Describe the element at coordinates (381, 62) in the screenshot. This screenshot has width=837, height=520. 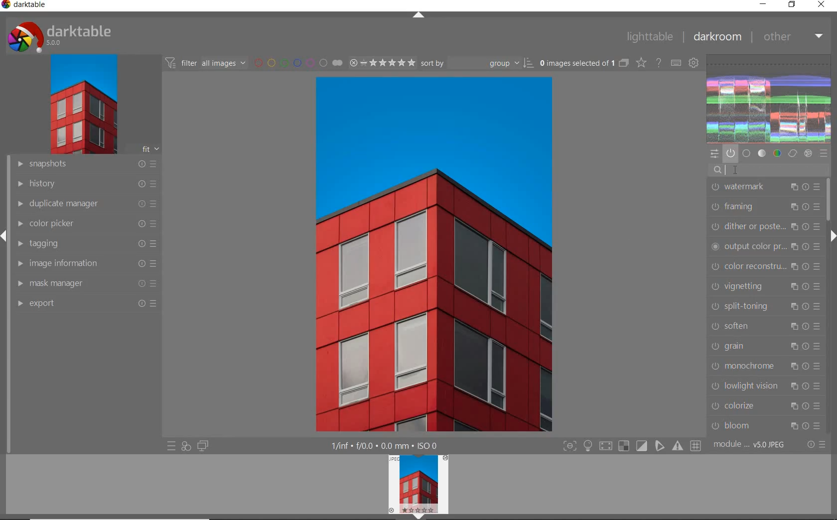
I see `selected image range rating` at that location.